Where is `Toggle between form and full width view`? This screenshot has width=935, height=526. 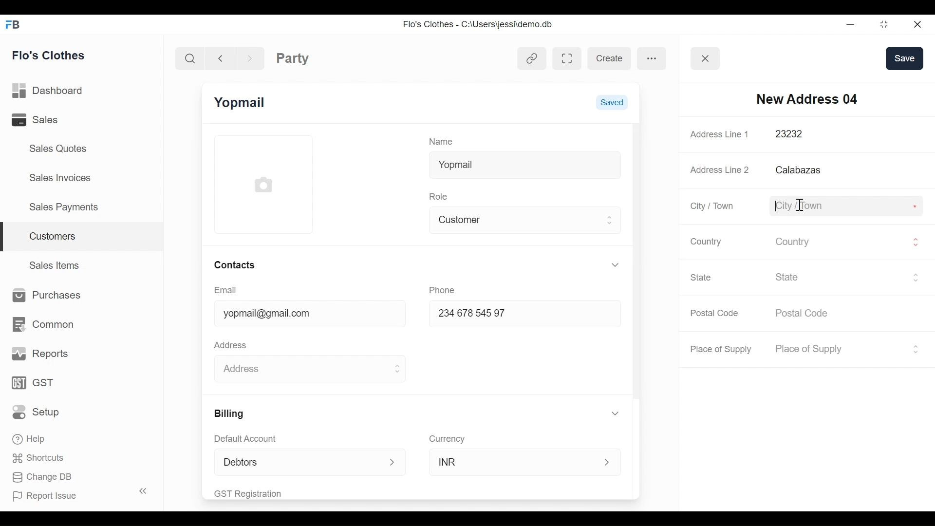
Toggle between form and full width view is located at coordinates (567, 58).